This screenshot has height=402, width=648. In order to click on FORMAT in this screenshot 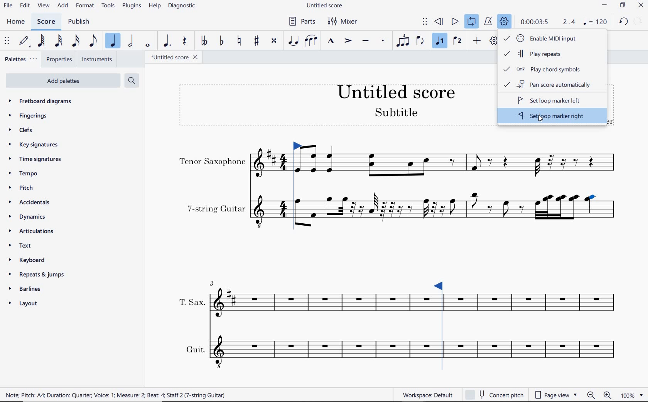, I will do `click(86, 6)`.